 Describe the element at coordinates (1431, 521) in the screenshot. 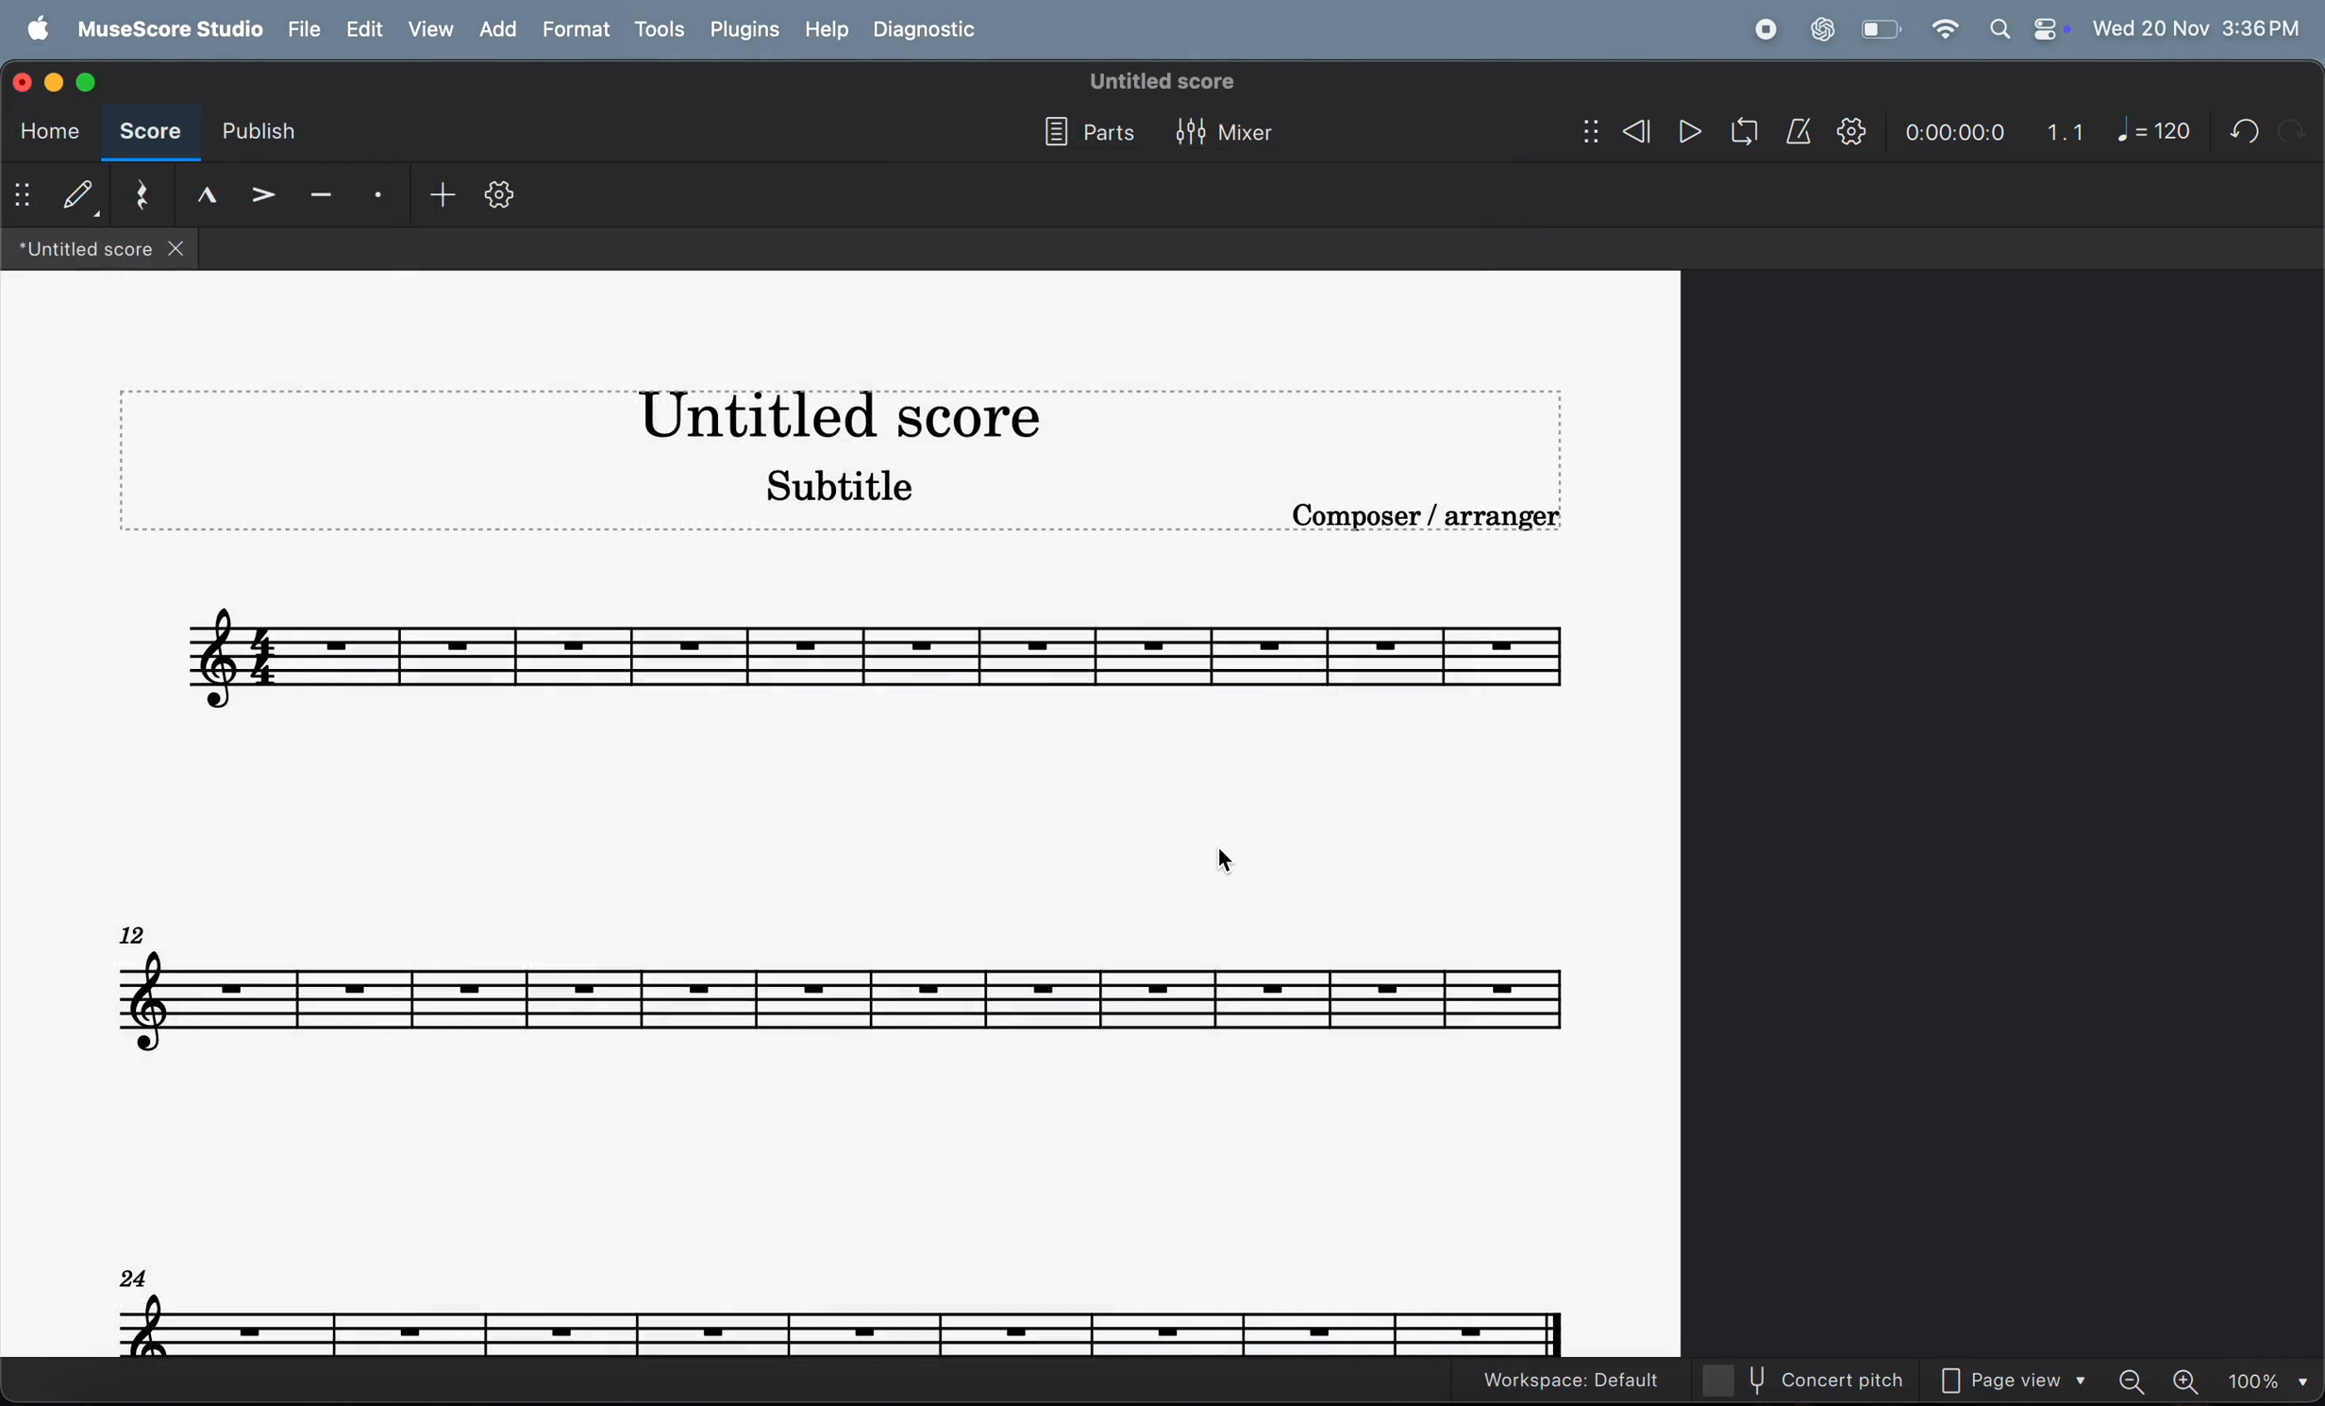

I see `composer` at that location.